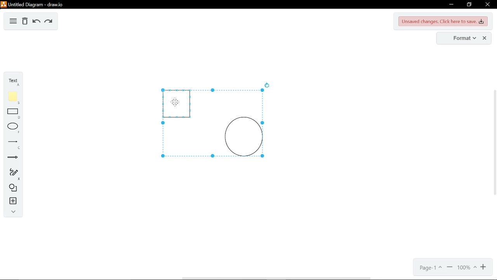 Image resolution: width=497 pixels, height=280 pixels. I want to click on Unsaved changes. Click here to save, so click(443, 22).